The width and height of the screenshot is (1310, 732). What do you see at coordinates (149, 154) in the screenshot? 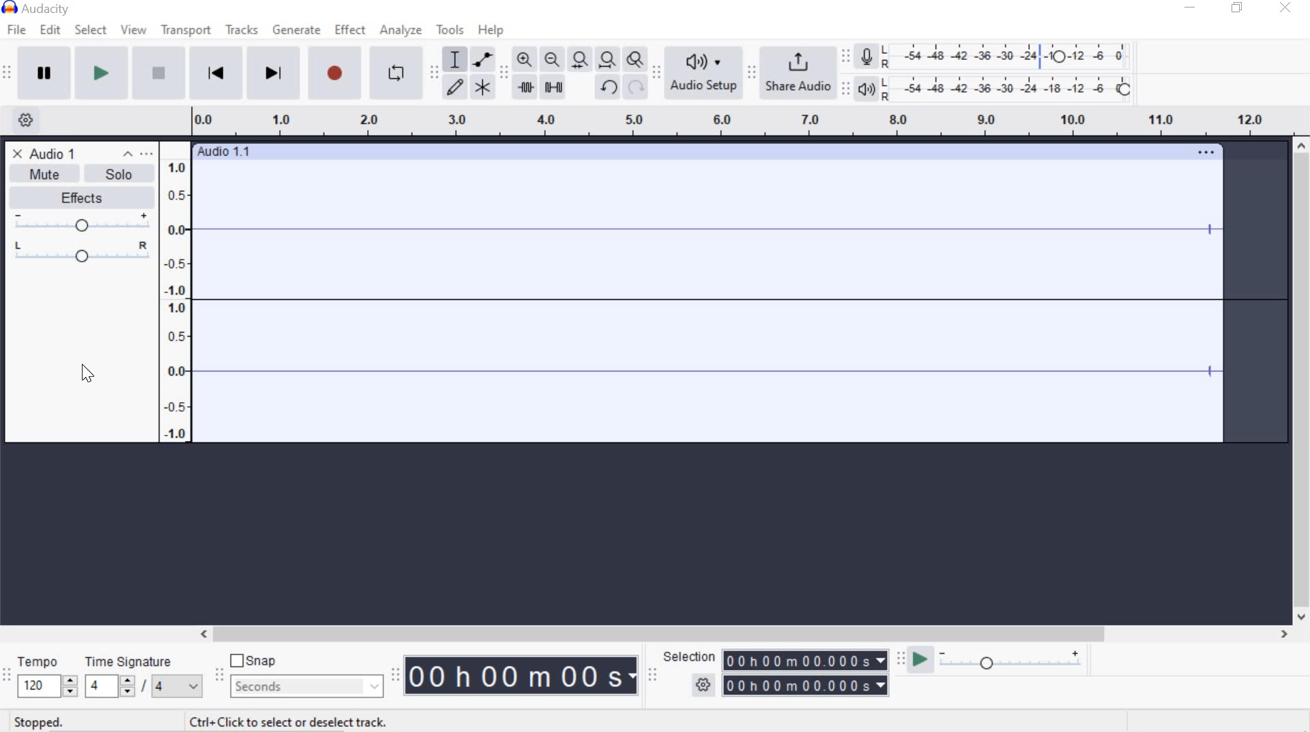
I see `Open menu` at bounding box center [149, 154].